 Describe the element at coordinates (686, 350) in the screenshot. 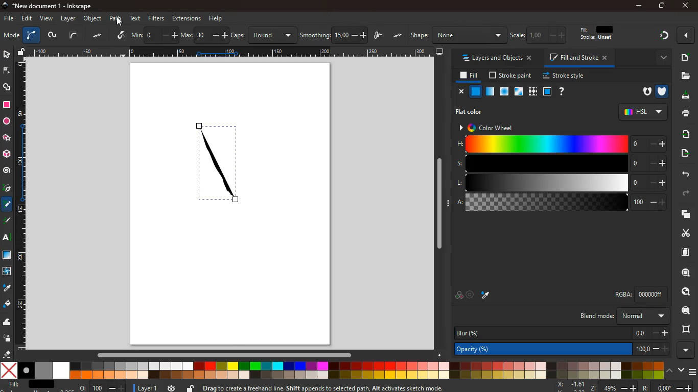

I see `more` at that location.